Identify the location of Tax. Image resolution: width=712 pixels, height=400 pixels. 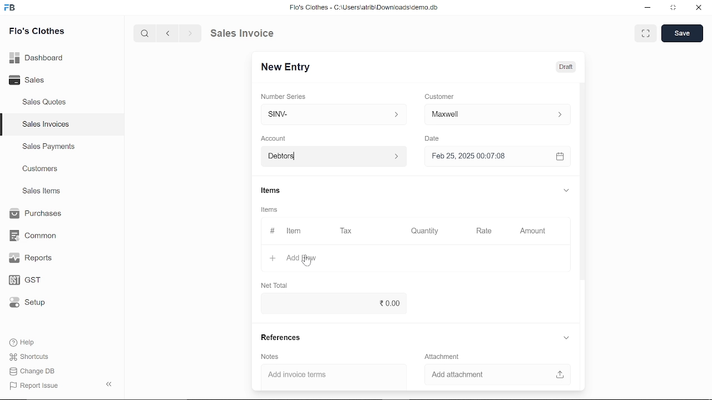
(347, 232).